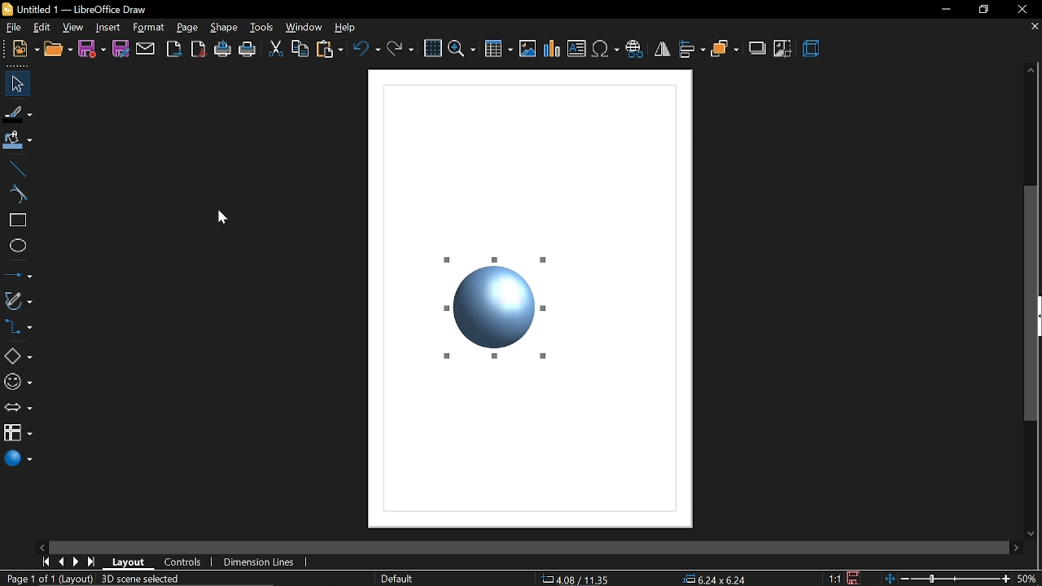 The image size is (1042, 586). What do you see at coordinates (498, 50) in the screenshot?
I see `insert table` at bounding box center [498, 50].